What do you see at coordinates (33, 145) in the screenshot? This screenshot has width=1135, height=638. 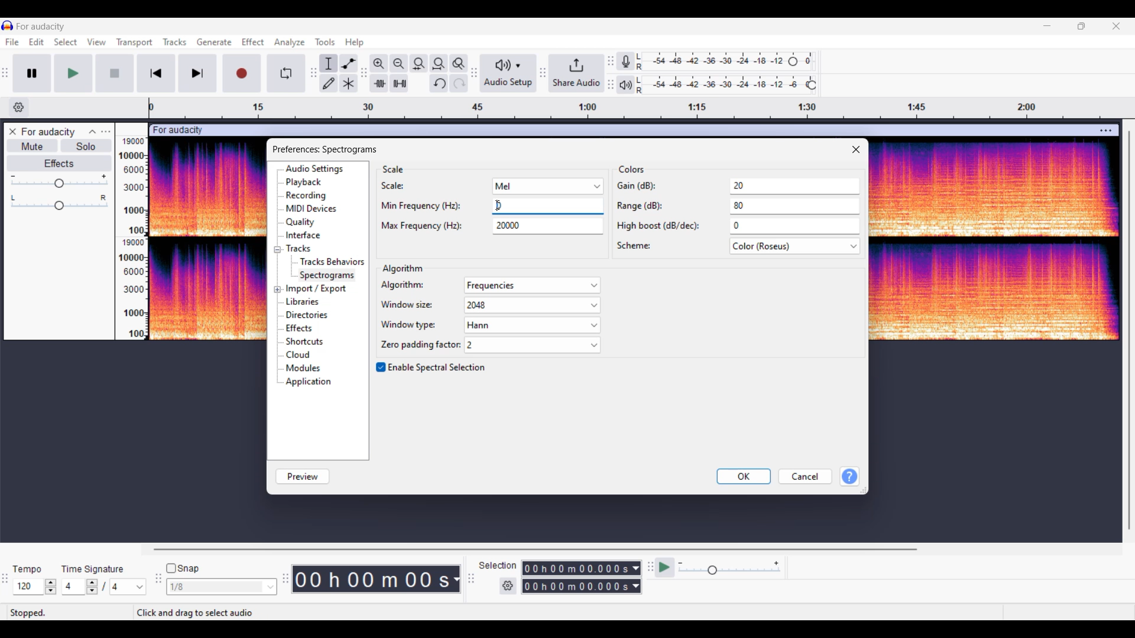 I see `Mute` at bounding box center [33, 145].